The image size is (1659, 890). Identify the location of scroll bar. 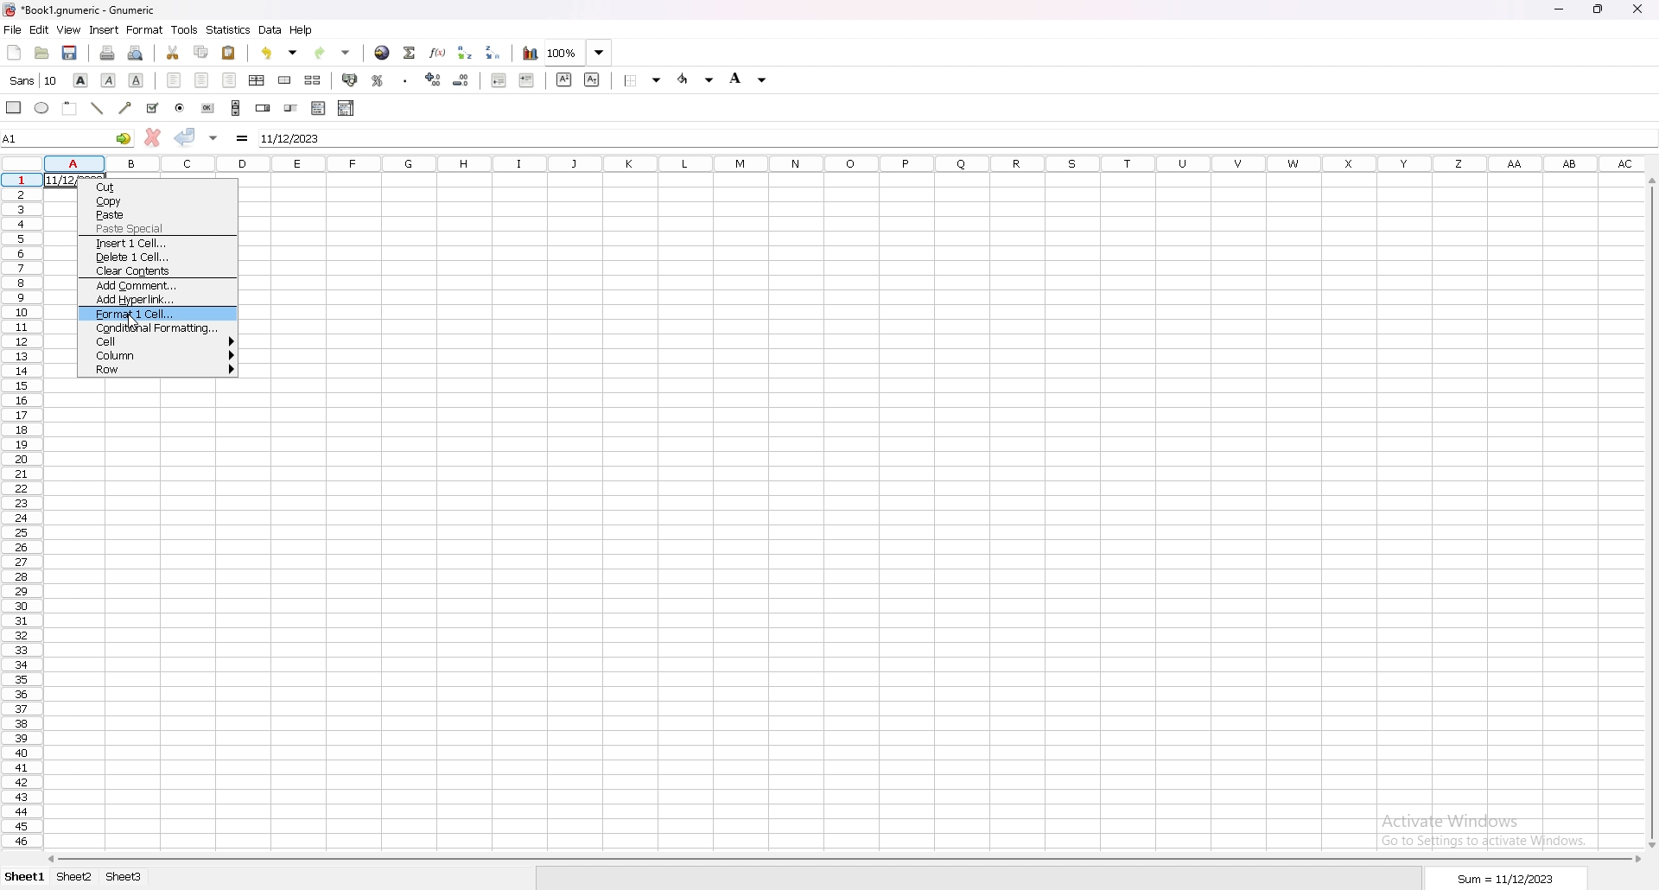
(236, 107).